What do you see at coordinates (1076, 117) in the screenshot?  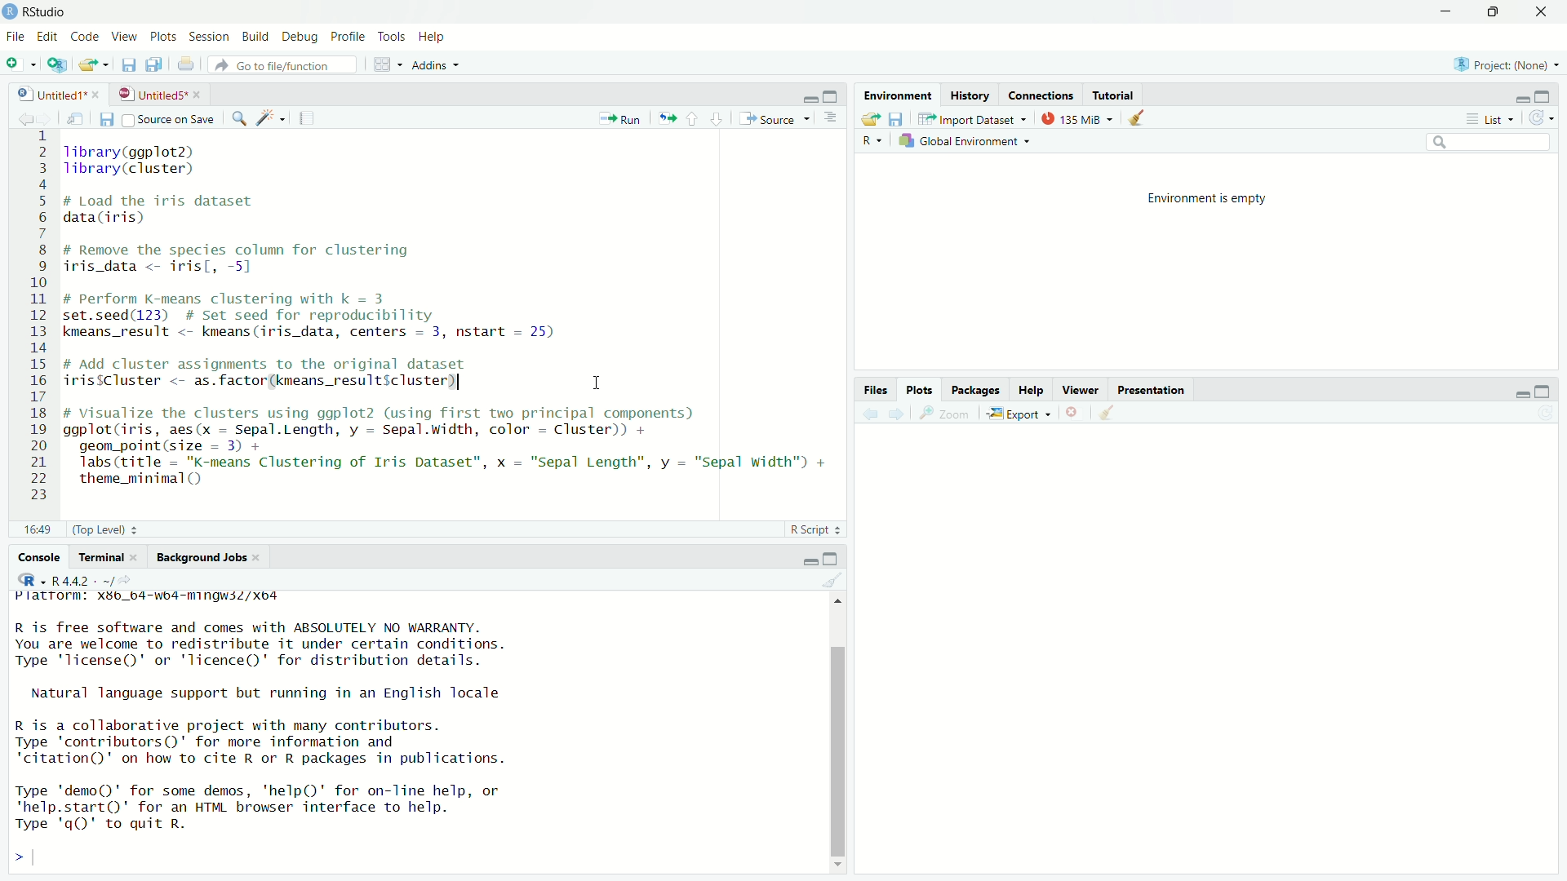 I see `135 MiB` at bounding box center [1076, 117].